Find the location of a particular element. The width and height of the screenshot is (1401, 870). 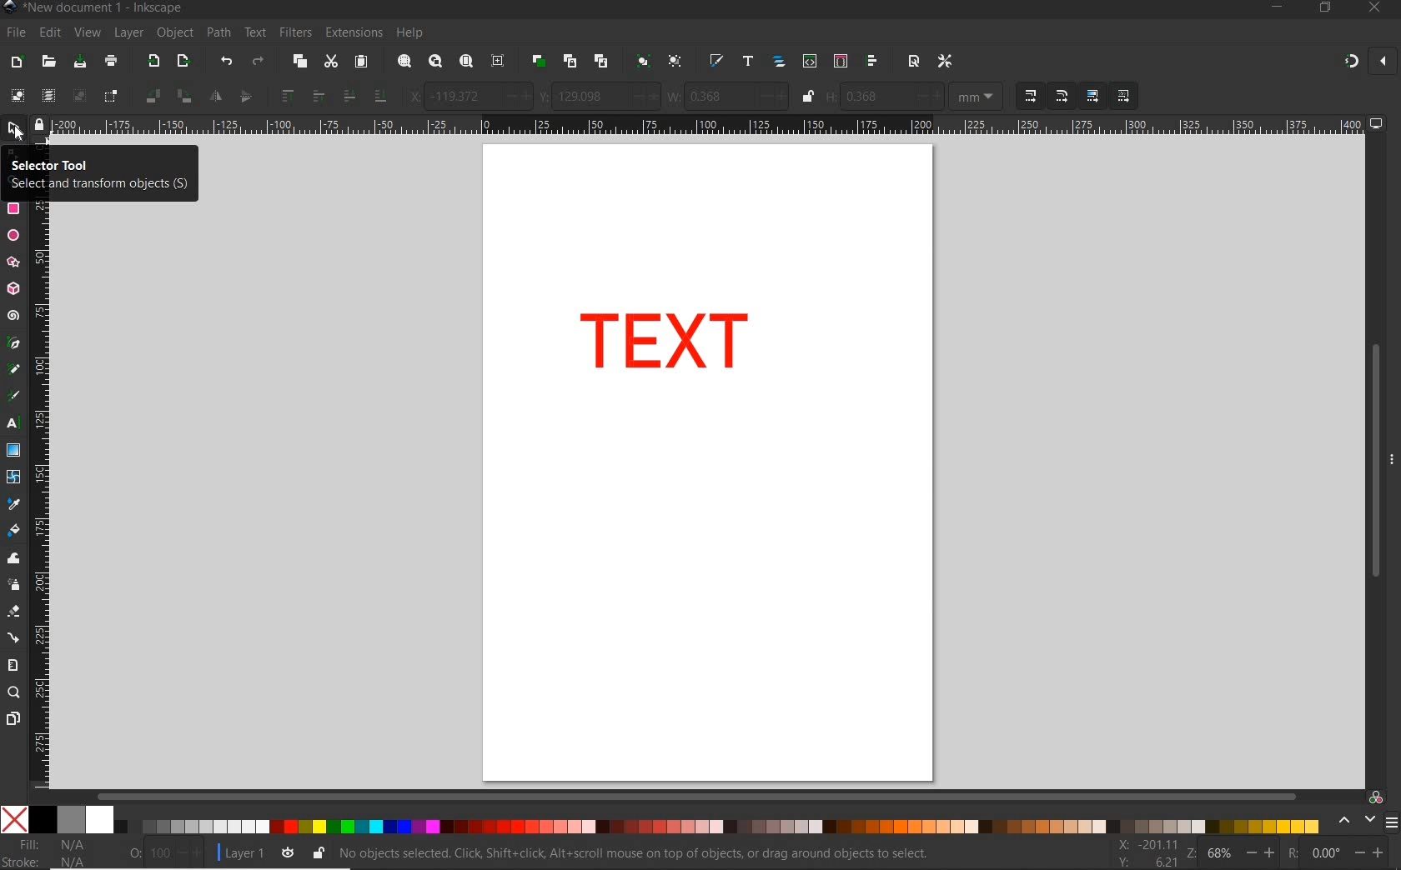

CURRENT LAYER: LAYER 1 is located at coordinates (243, 855).